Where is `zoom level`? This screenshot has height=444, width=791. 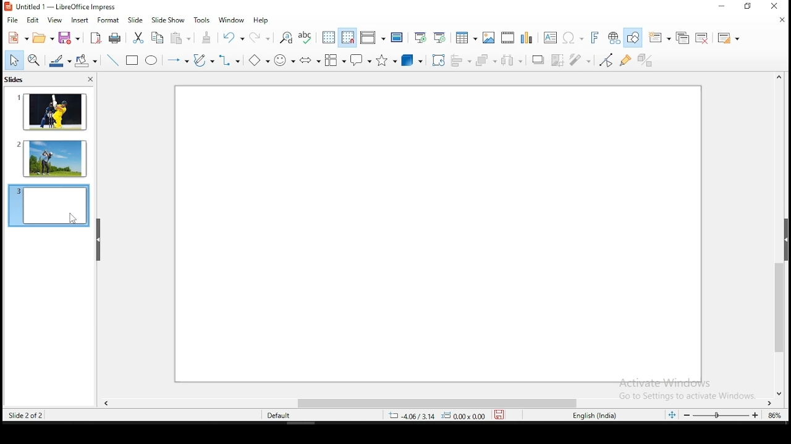 zoom level is located at coordinates (776, 417).